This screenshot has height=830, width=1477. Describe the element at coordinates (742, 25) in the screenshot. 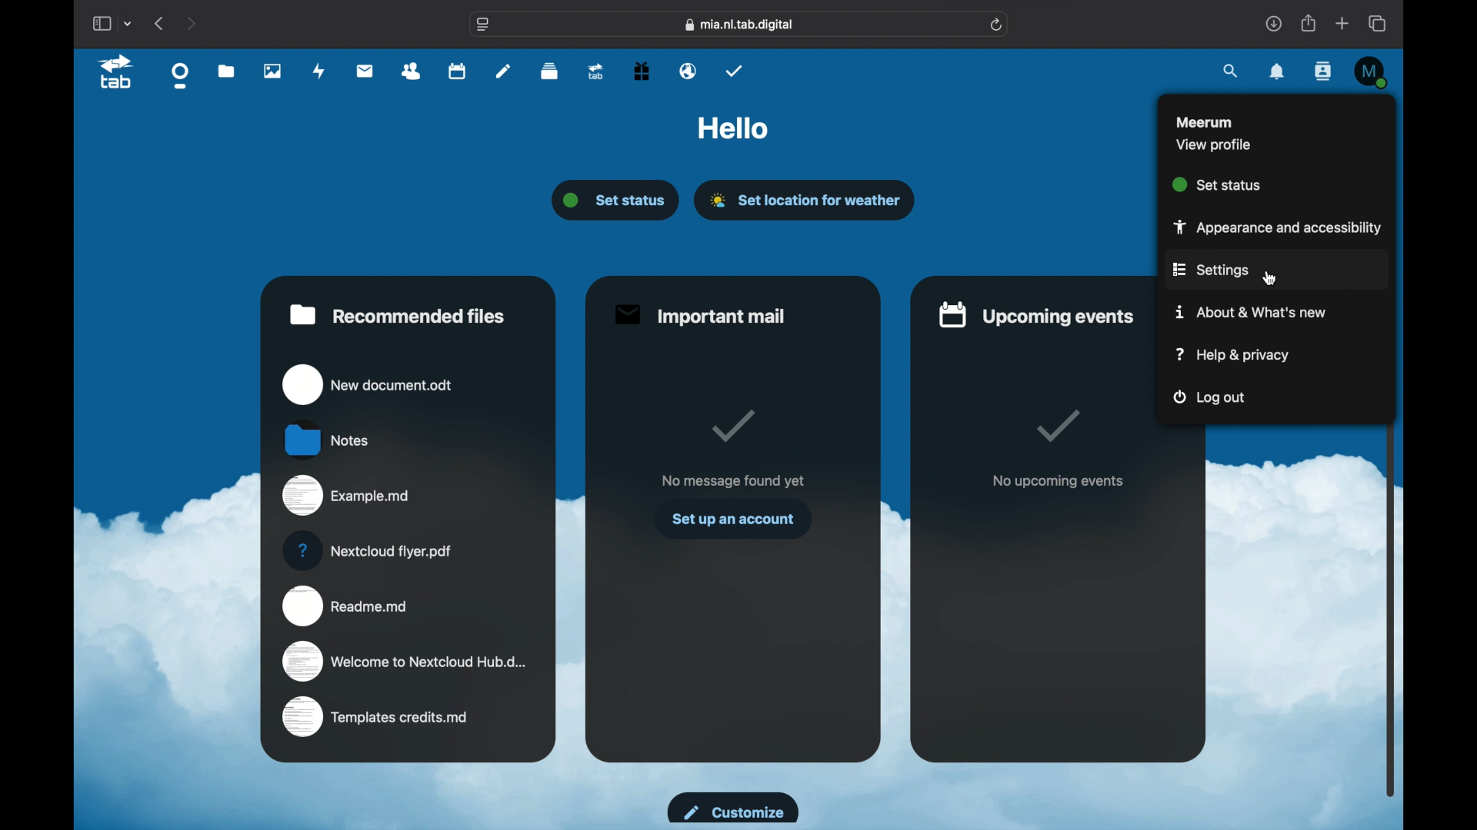

I see `web address` at that location.